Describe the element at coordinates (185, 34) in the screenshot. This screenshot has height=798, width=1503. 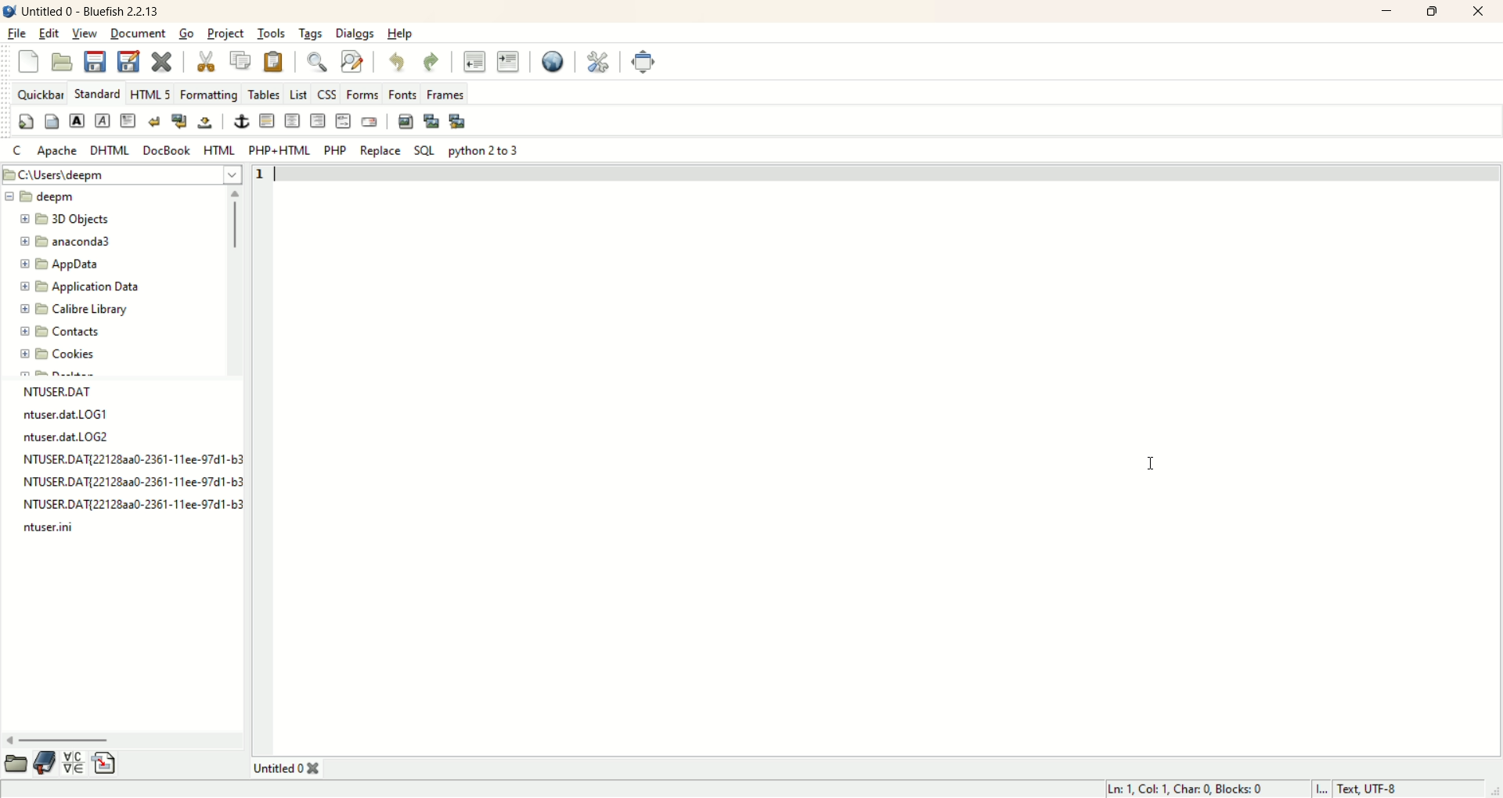
I see `go` at that location.